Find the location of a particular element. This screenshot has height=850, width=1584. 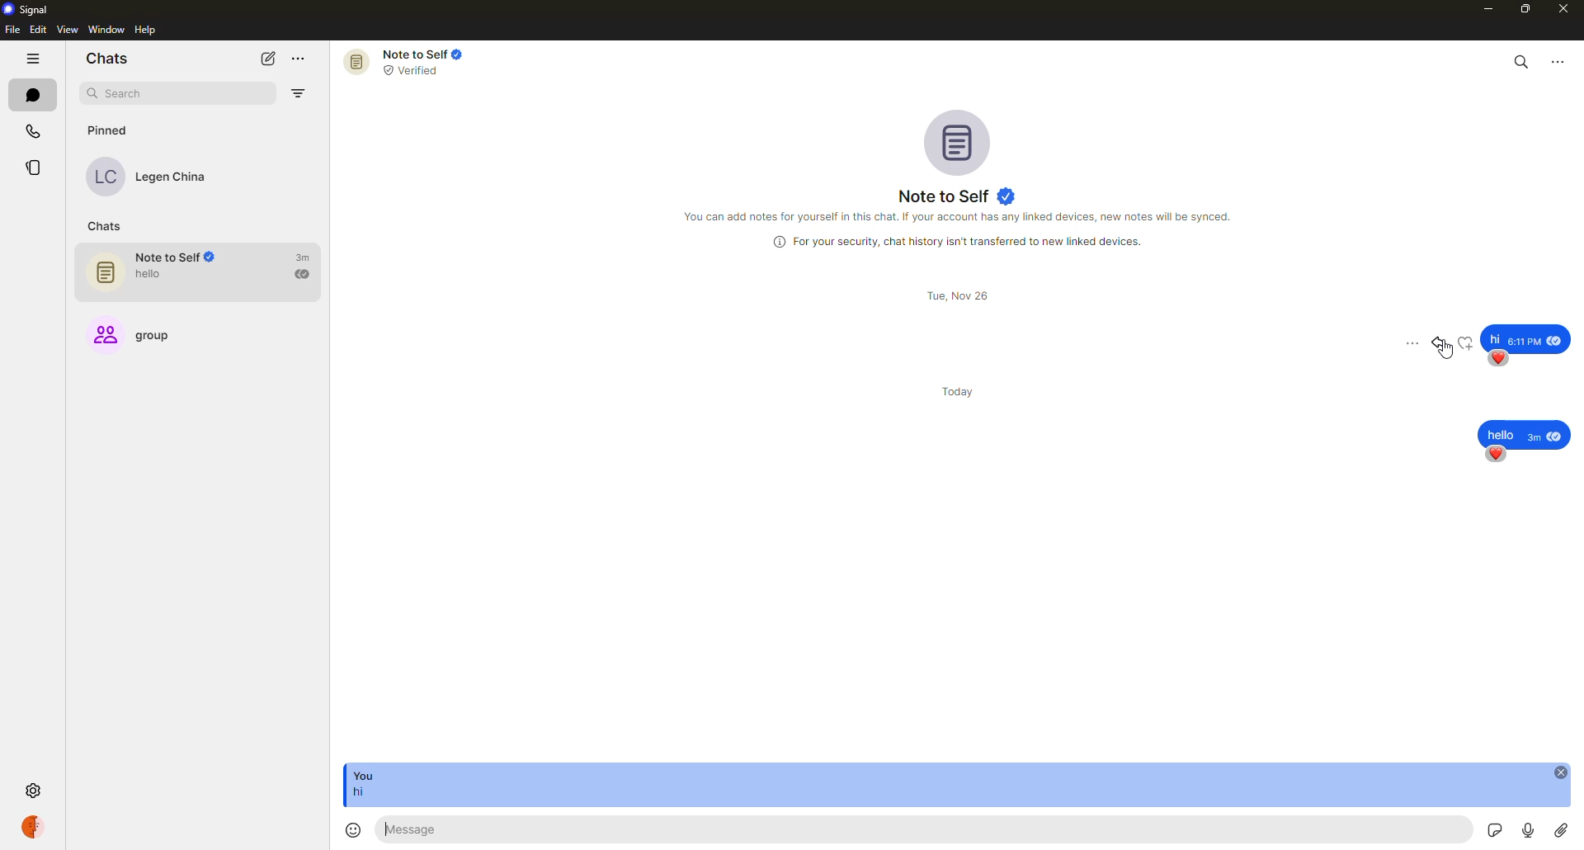

attach is located at coordinates (1563, 829).